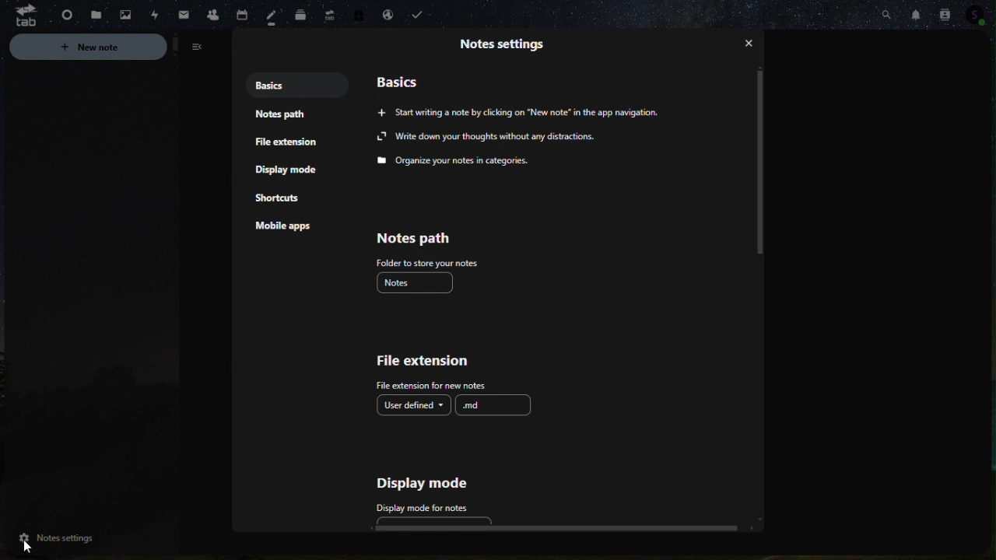 The width and height of the screenshot is (996, 560). I want to click on horizontal scroll bar, so click(559, 530).